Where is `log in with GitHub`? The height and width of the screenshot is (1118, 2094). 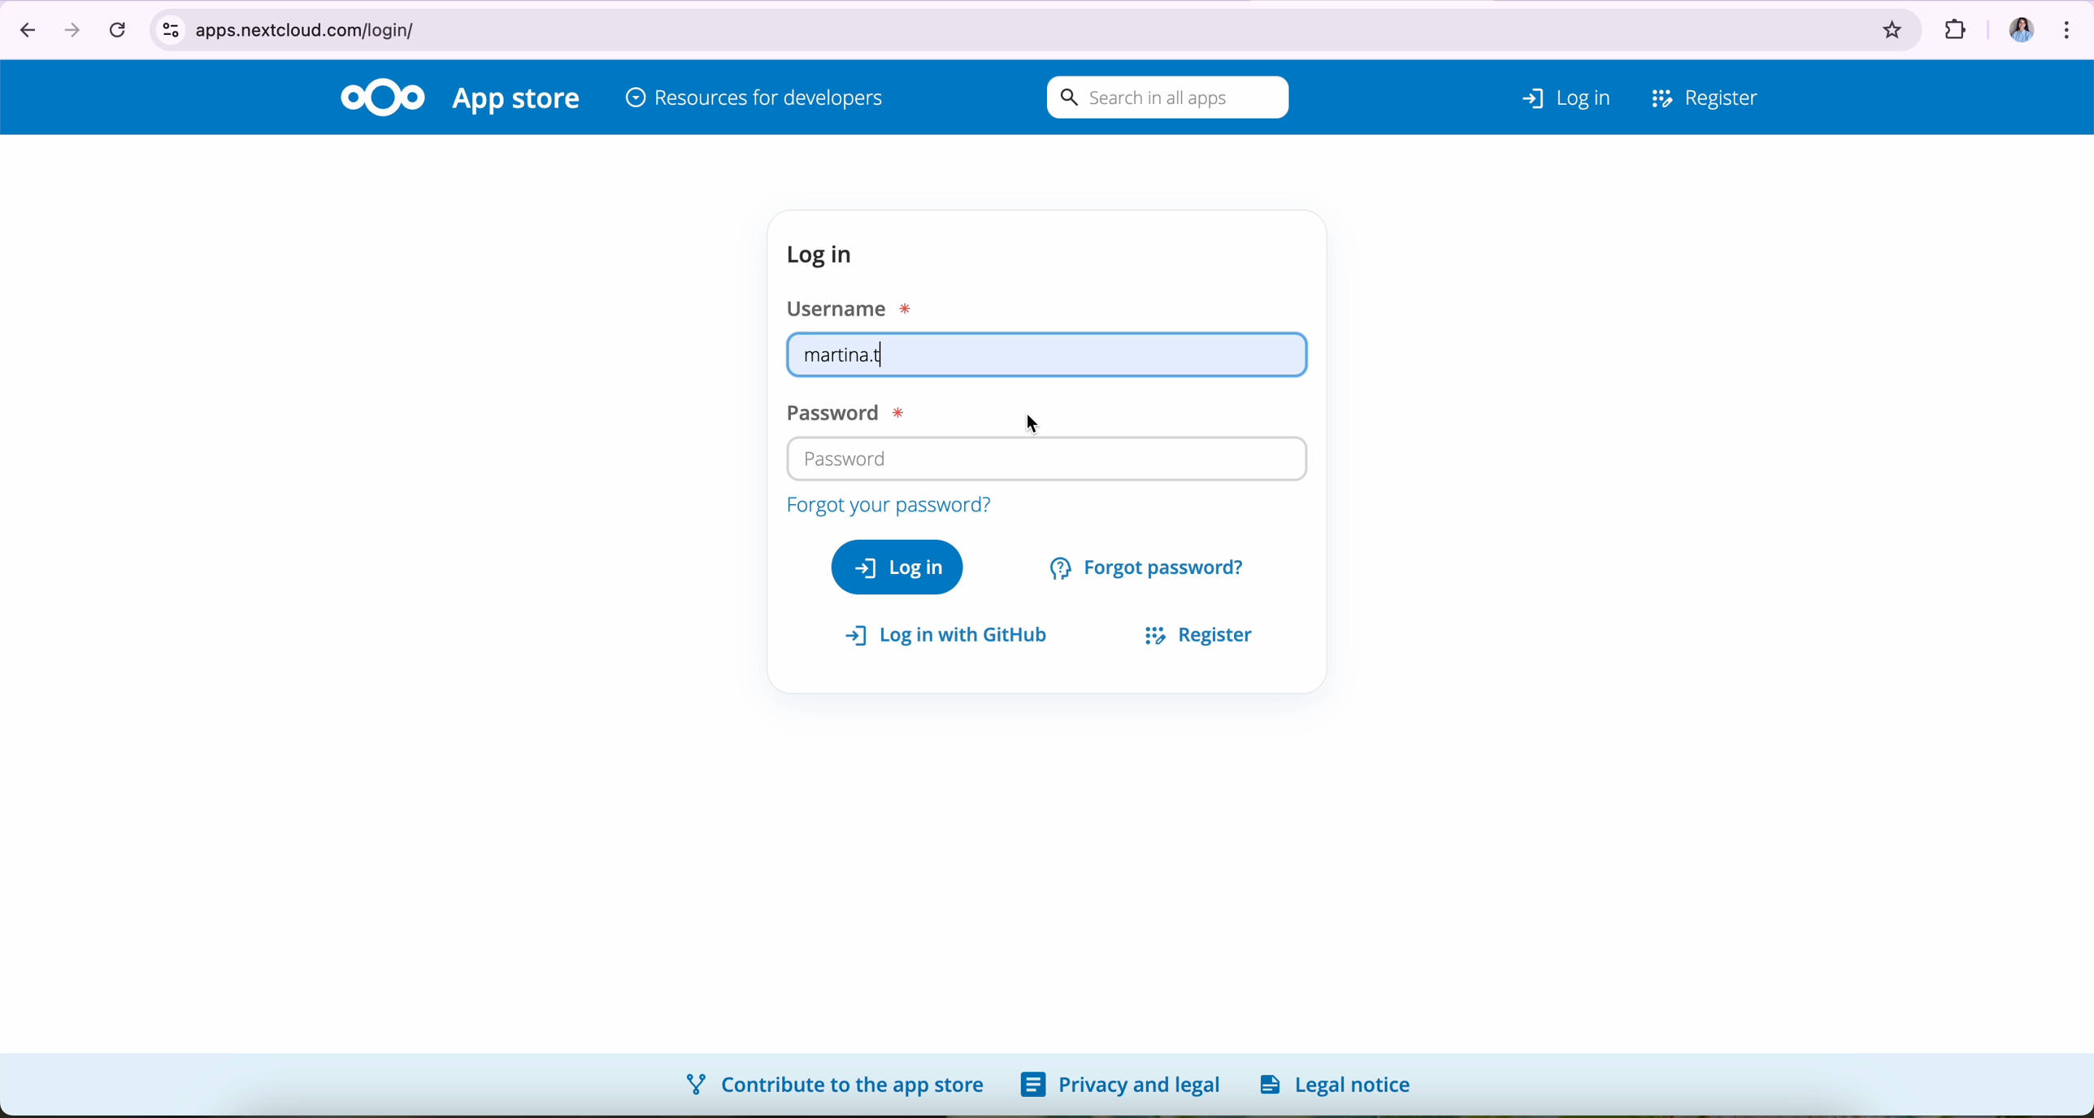 log in with GitHub is located at coordinates (954, 636).